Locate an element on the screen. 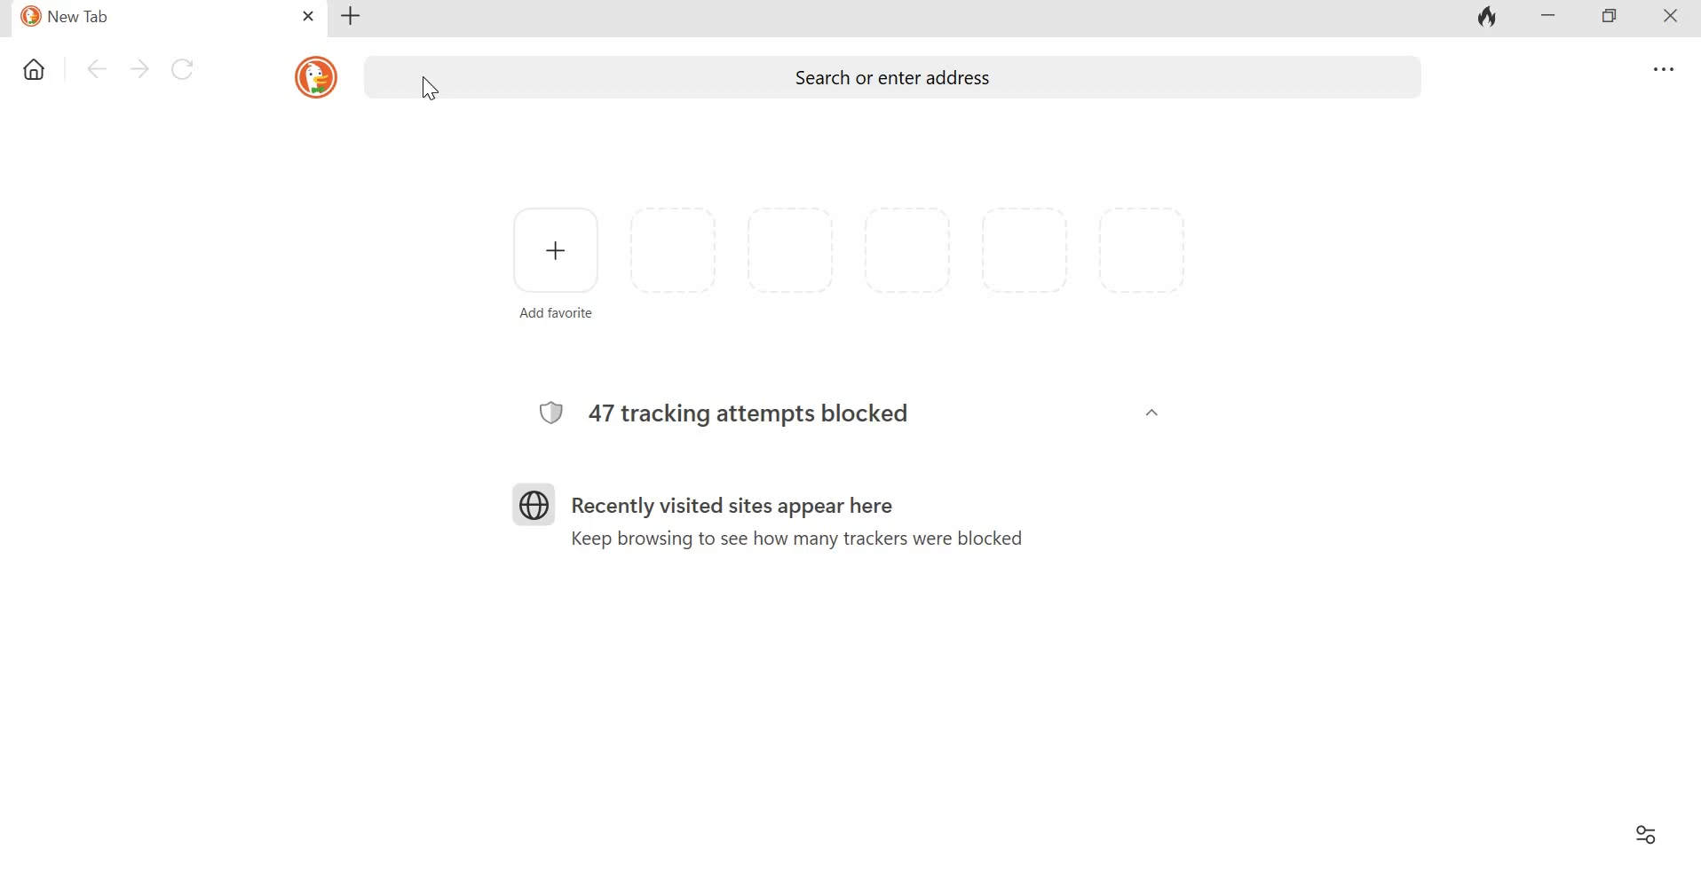 This screenshot has width=1701, height=889. Add shortcut is located at coordinates (556, 261).